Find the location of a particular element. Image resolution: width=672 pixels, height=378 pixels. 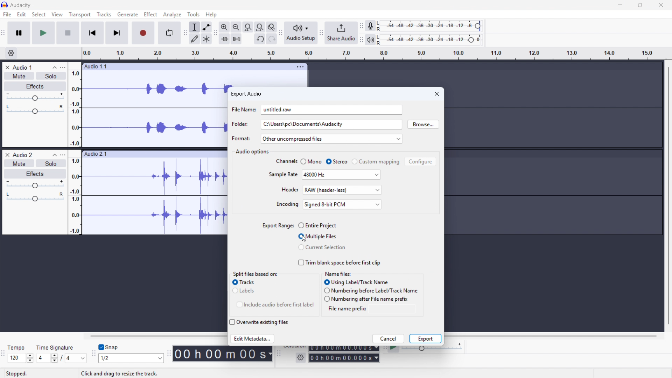

View  is located at coordinates (57, 14).